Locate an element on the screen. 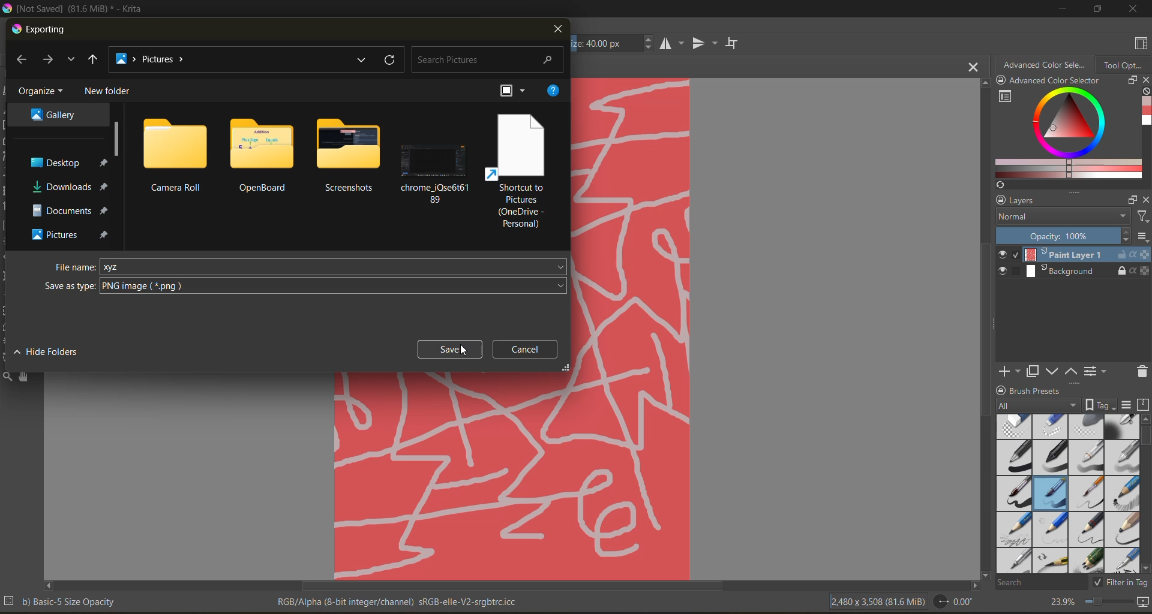 The height and width of the screenshot is (614, 1152). Brush presets is located at coordinates (1040, 389).